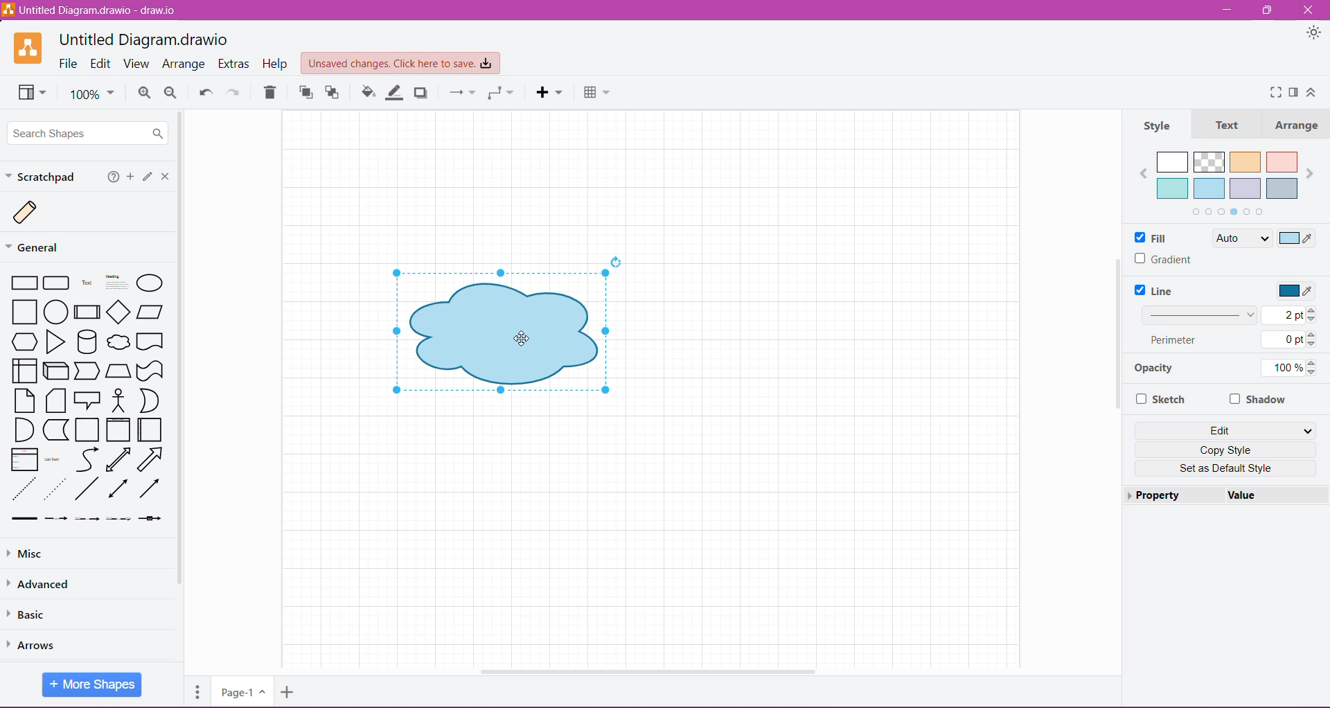  Describe the element at coordinates (1160, 400) in the screenshot. I see `Sketch ` at that location.